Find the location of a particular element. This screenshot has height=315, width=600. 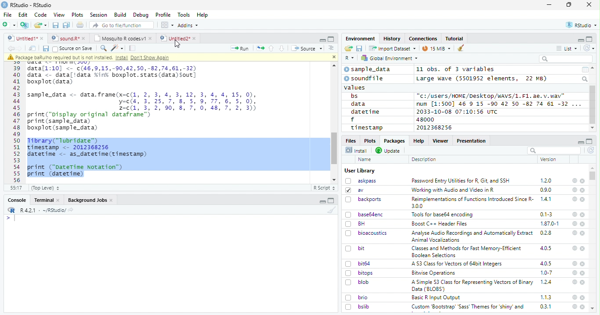

bit is located at coordinates (355, 249).